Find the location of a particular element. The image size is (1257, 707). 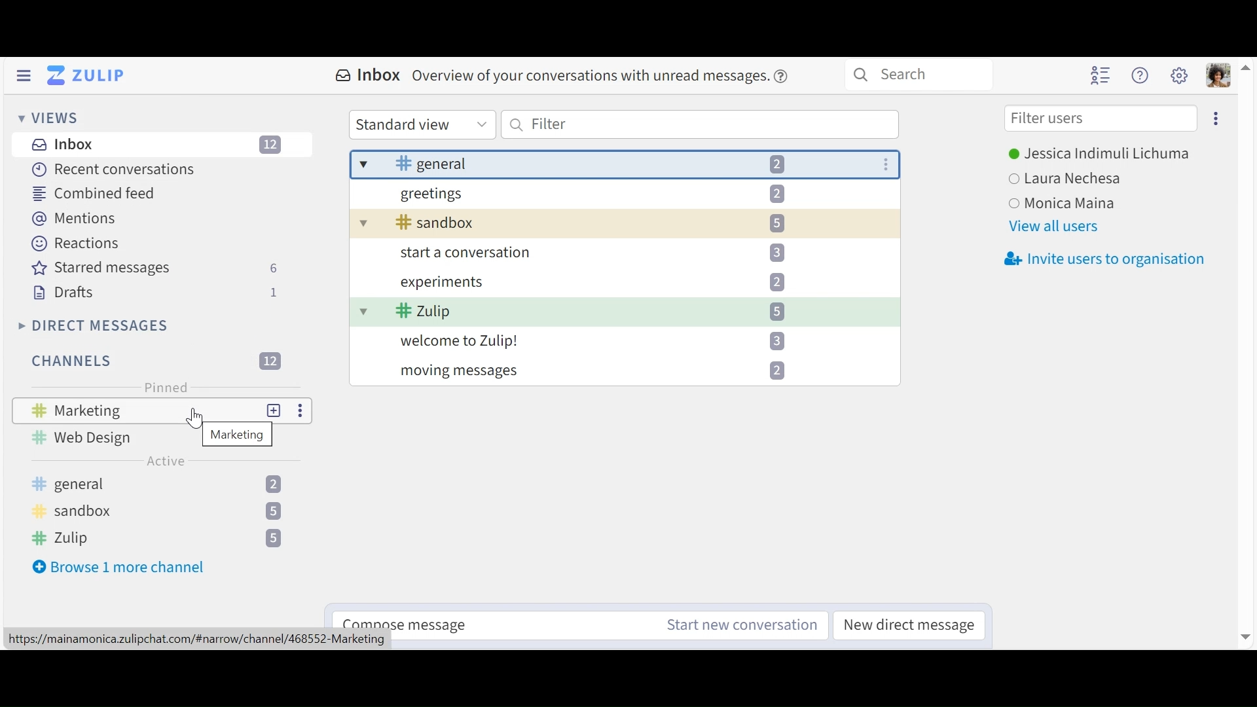

Users is located at coordinates (1099, 156).